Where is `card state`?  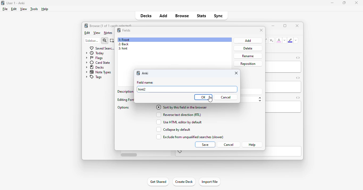
card state is located at coordinates (98, 62).